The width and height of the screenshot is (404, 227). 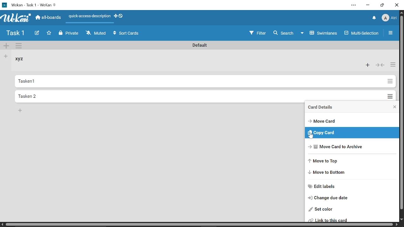 I want to click on manage card, so click(x=389, y=95).